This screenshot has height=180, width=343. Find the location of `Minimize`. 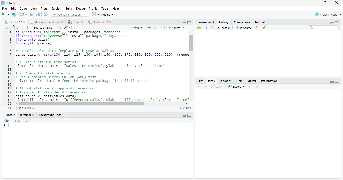

Minimize is located at coordinates (184, 115).